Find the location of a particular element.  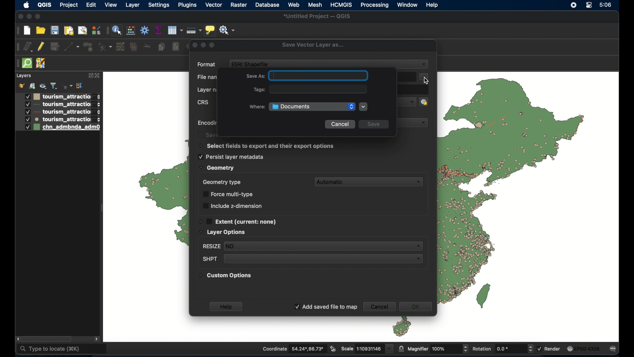

layer 2 is located at coordinates (58, 105).